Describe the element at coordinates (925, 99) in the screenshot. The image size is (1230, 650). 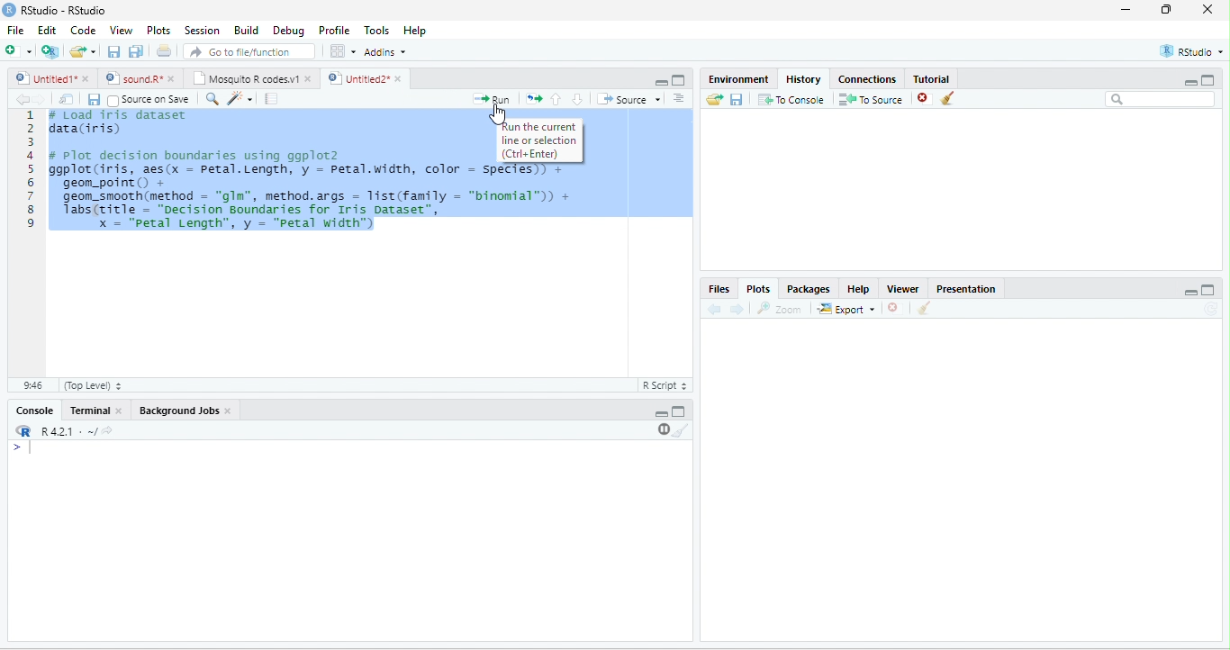
I see `close file` at that location.